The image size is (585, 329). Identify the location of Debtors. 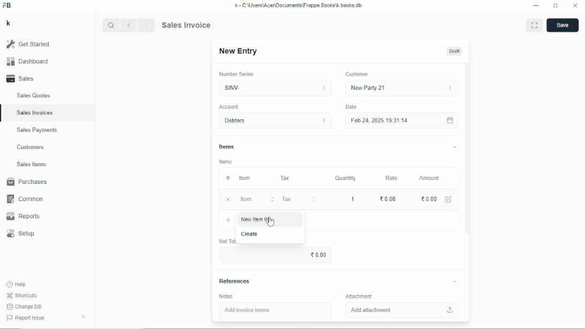
(276, 121).